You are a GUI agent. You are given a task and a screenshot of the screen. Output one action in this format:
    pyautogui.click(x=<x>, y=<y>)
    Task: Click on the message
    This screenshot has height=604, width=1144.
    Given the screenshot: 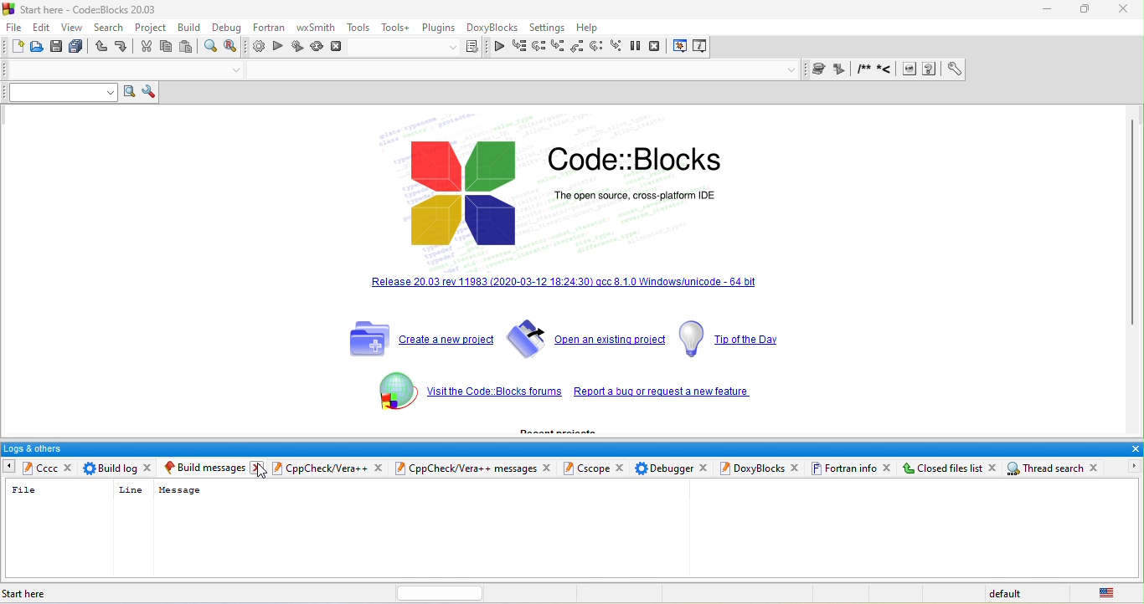 What is the action you would take?
    pyautogui.click(x=179, y=490)
    